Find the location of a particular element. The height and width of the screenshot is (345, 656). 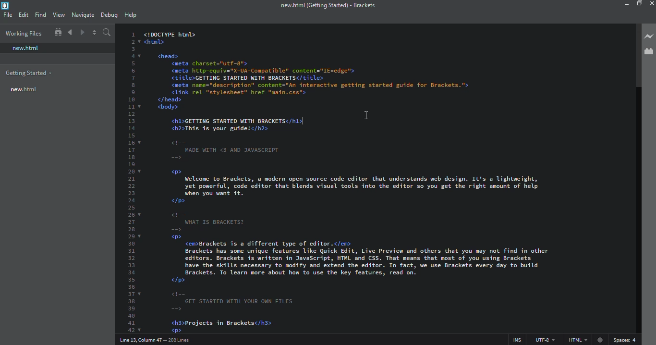

view is located at coordinates (59, 15).